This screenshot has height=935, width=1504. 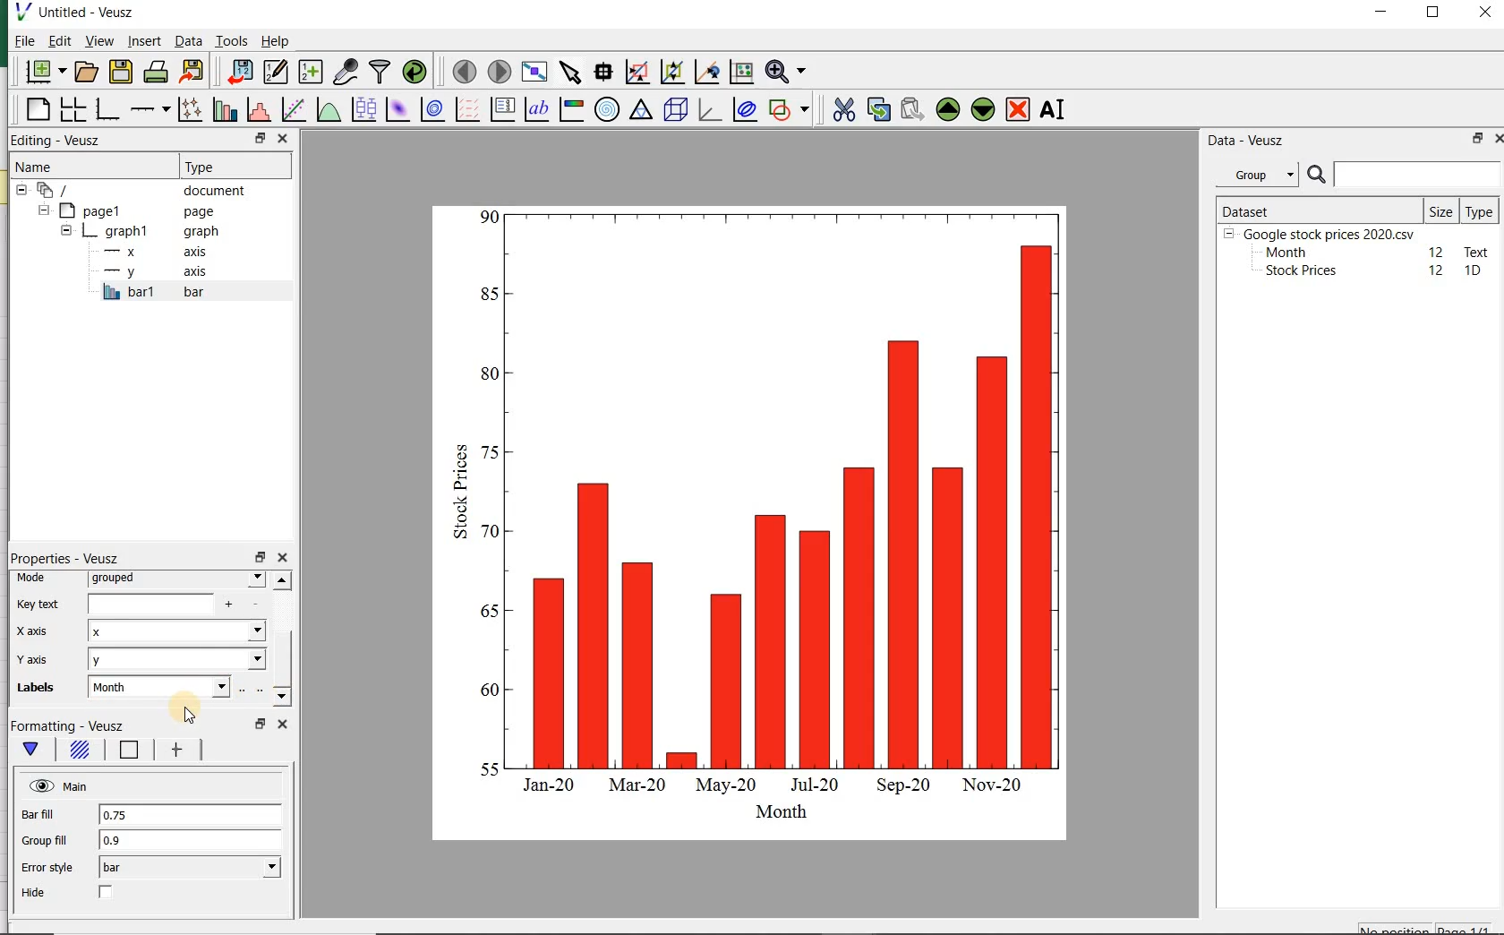 What do you see at coordinates (671, 70) in the screenshot?
I see `click to zoom out of graph axes` at bounding box center [671, 70].